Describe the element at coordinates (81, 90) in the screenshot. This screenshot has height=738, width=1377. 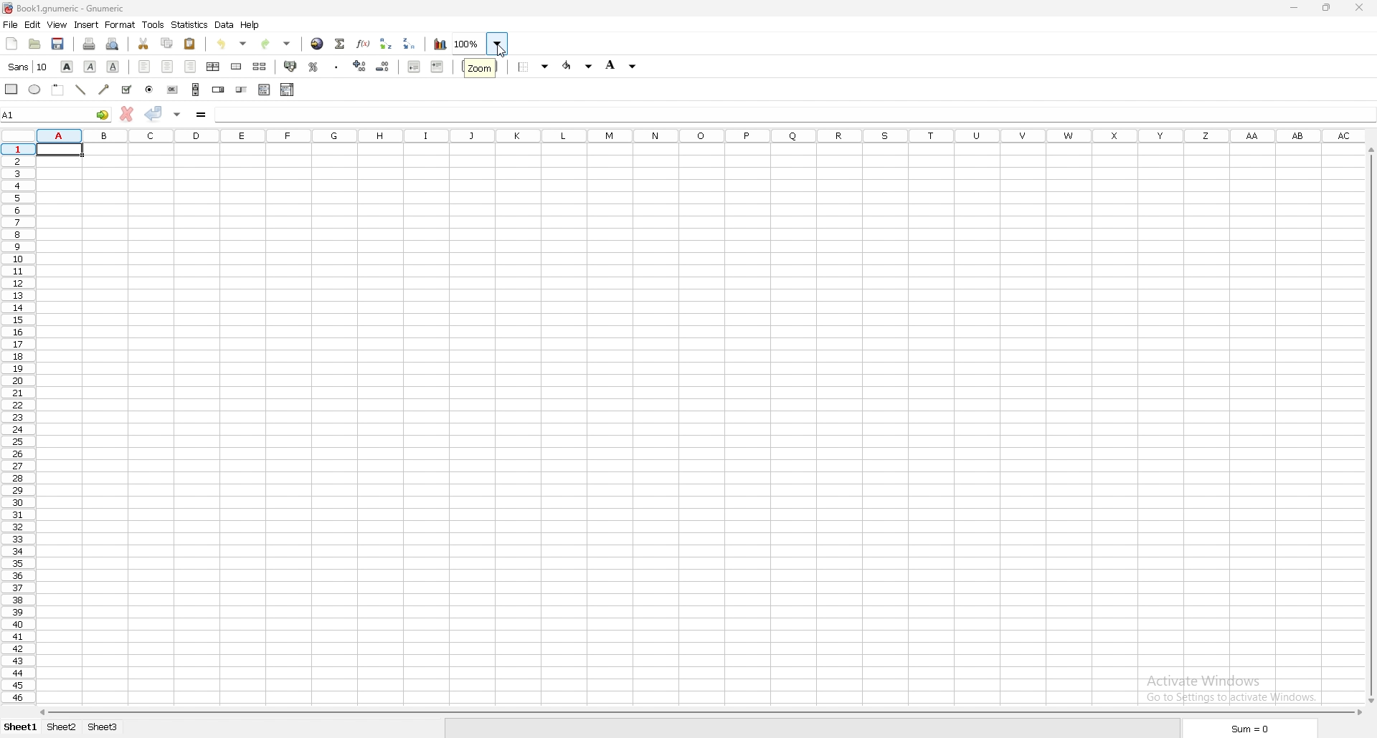
I see `line` at that location.